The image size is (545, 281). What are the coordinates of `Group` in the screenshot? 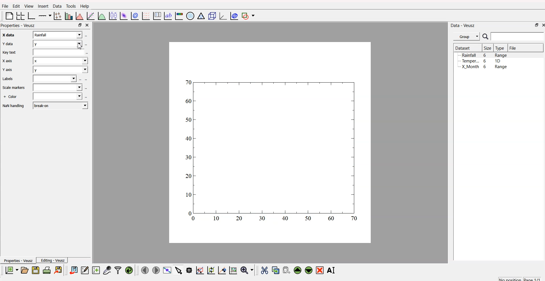 It's located at (466, 37).